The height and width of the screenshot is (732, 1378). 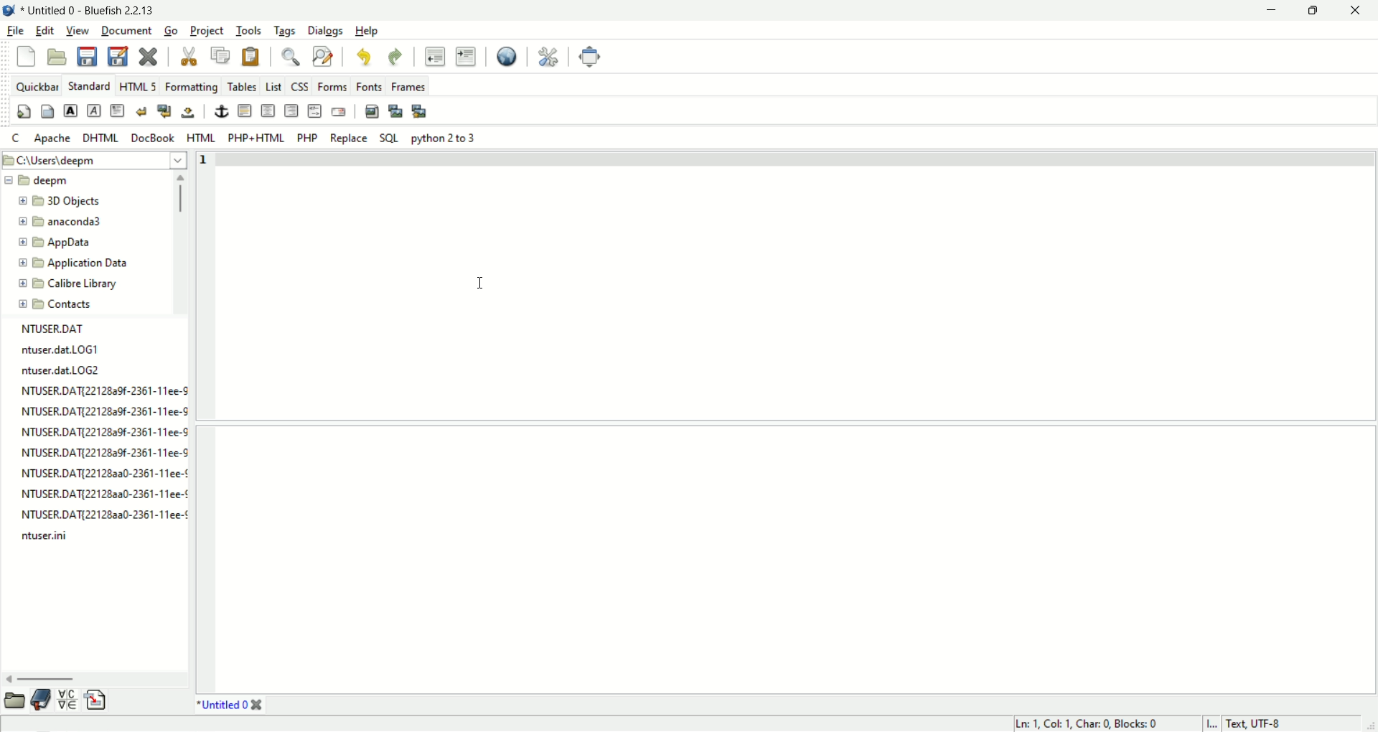 What do you see at coordinates (411, 87) in the screenshot?
I see `frames` at bounding box center [411, 87].